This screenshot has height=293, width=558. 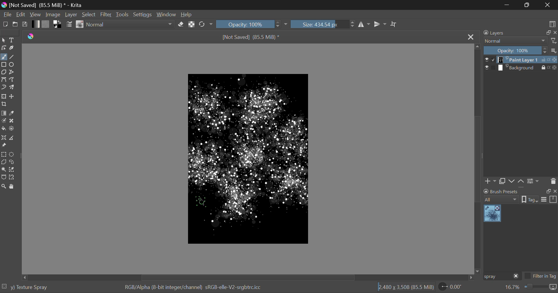 I want to click on Opacity, so click(x=252, y=24).